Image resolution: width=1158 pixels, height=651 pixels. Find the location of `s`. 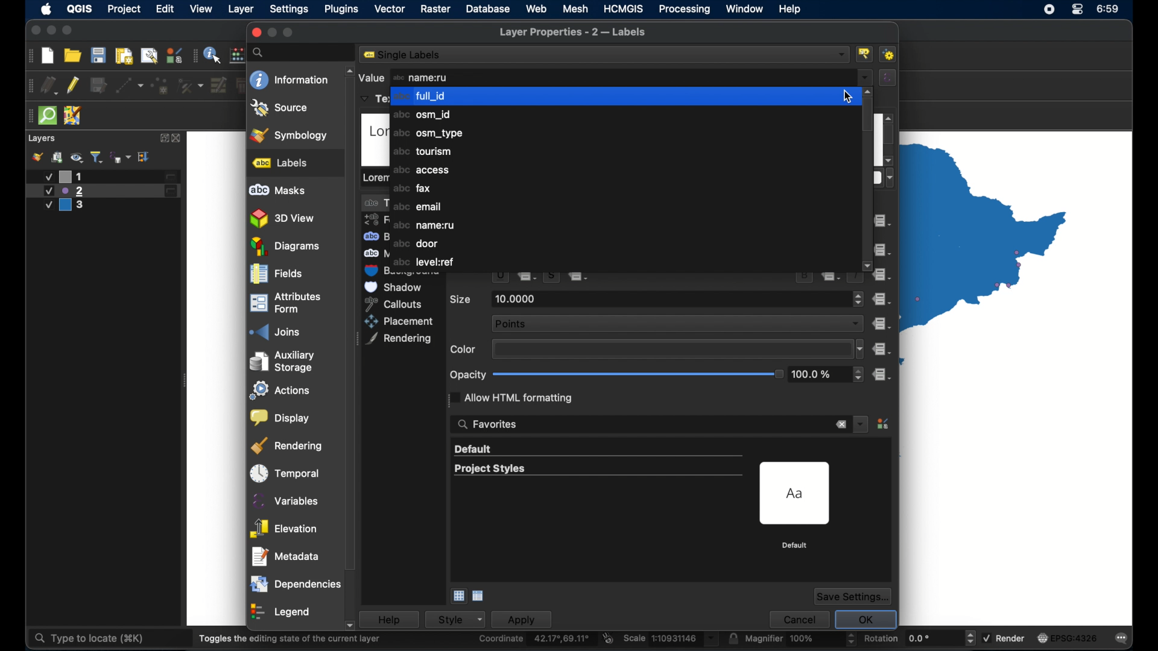

s is located at coordinates (551, 278).